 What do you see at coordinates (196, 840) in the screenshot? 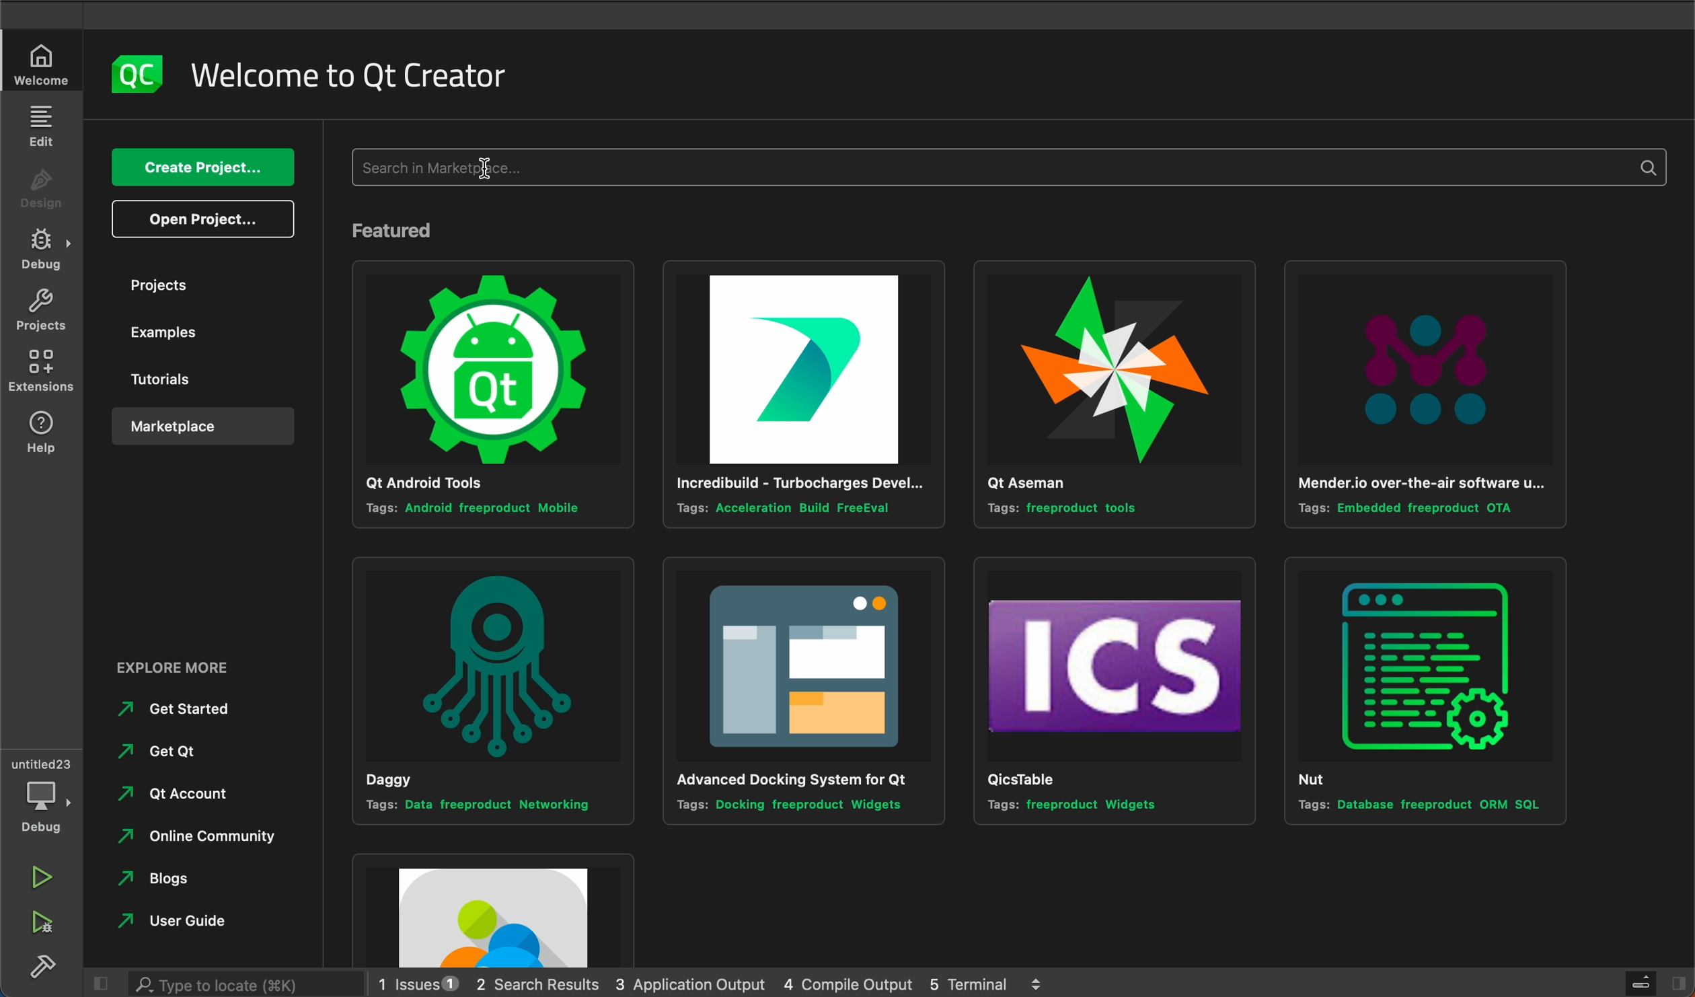
I see `` at bounding box center [196, 840].